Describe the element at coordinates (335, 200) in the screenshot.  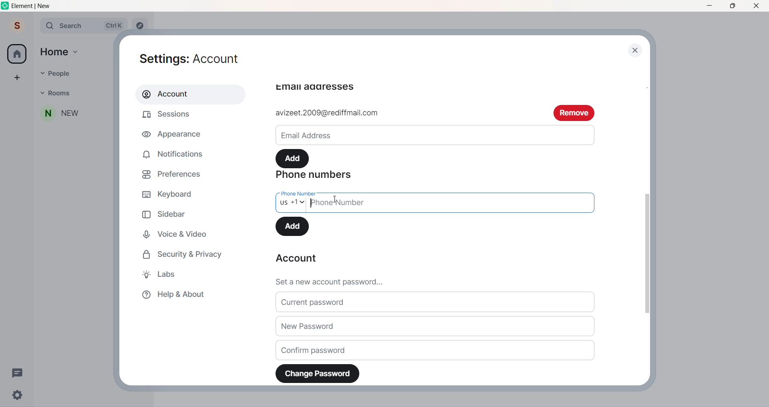
I see `cursor` at that location.